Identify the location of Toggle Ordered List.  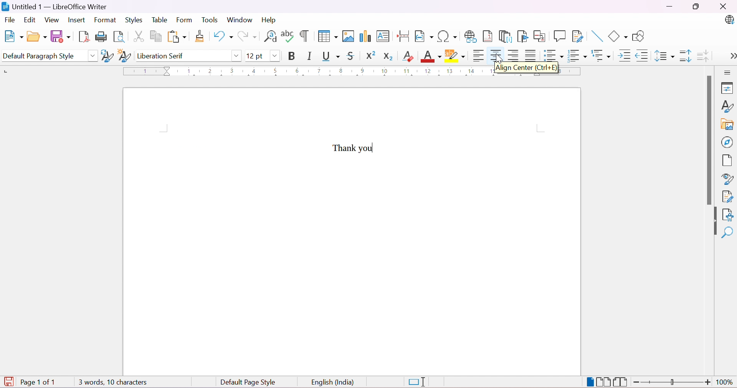
(576, 55).